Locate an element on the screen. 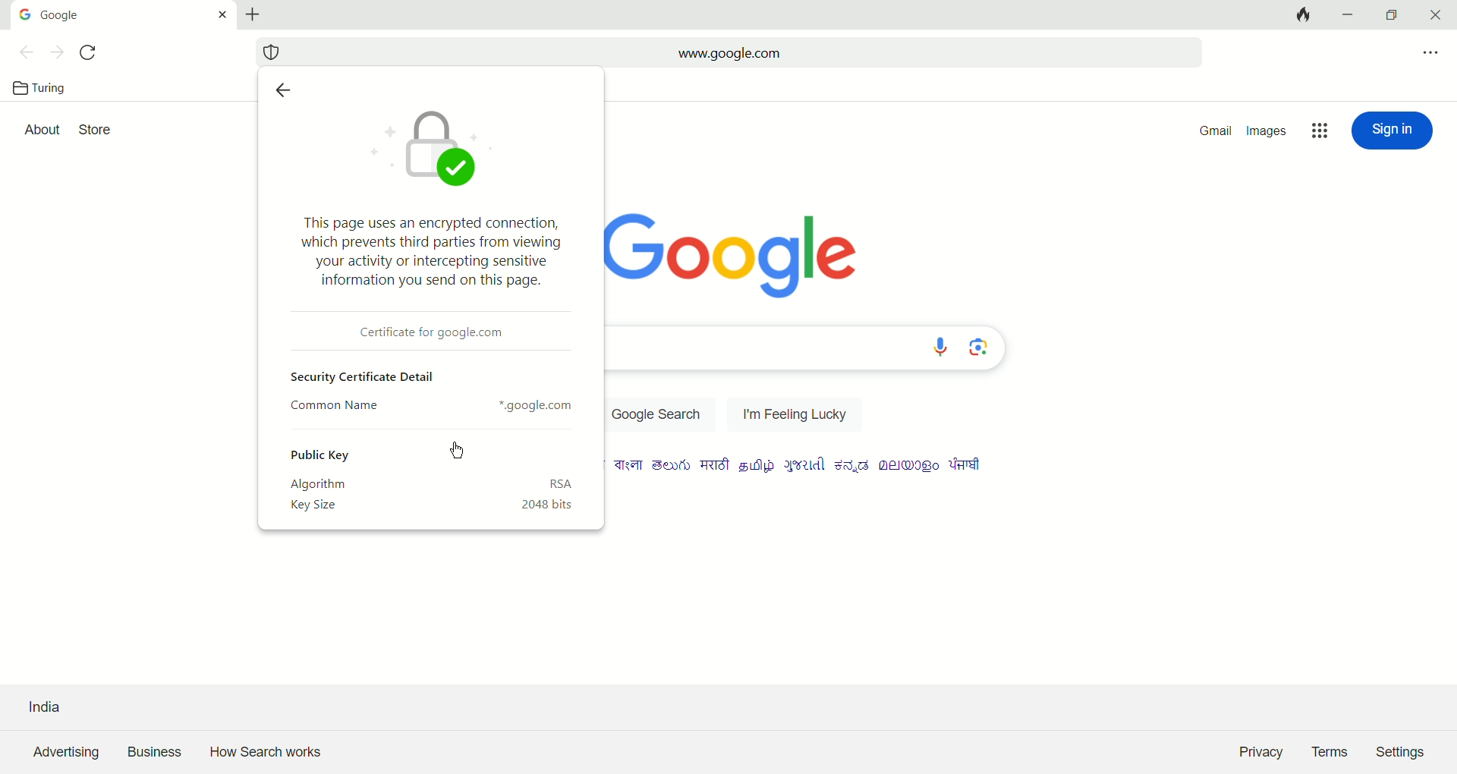 Image resolution: width=1457 pixels, height=774 pixels. images is located at coordinates (1270, 132).